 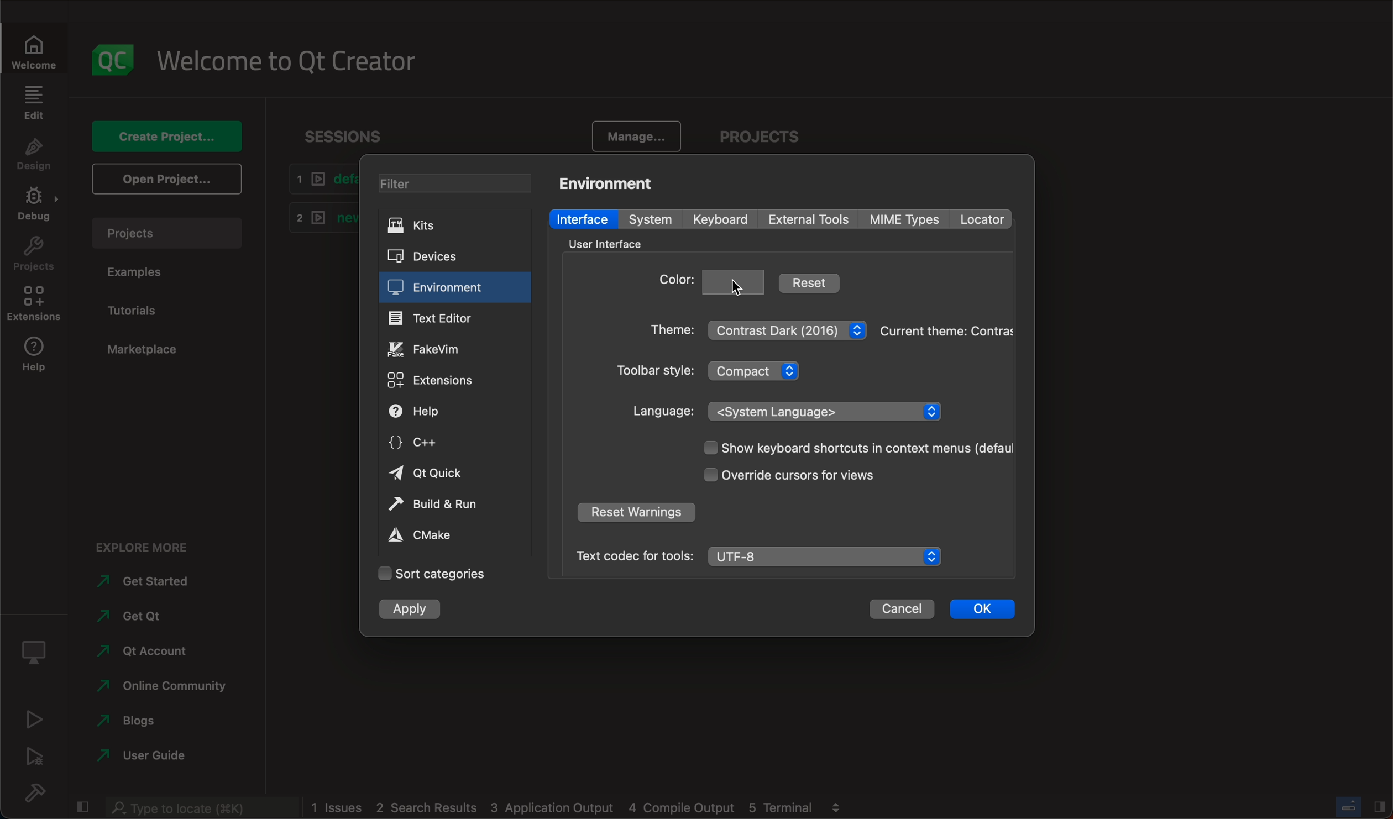 What do you see at coordinates (319, 216) in the screenshot?
I see `2` at bounding box center [319, 216].